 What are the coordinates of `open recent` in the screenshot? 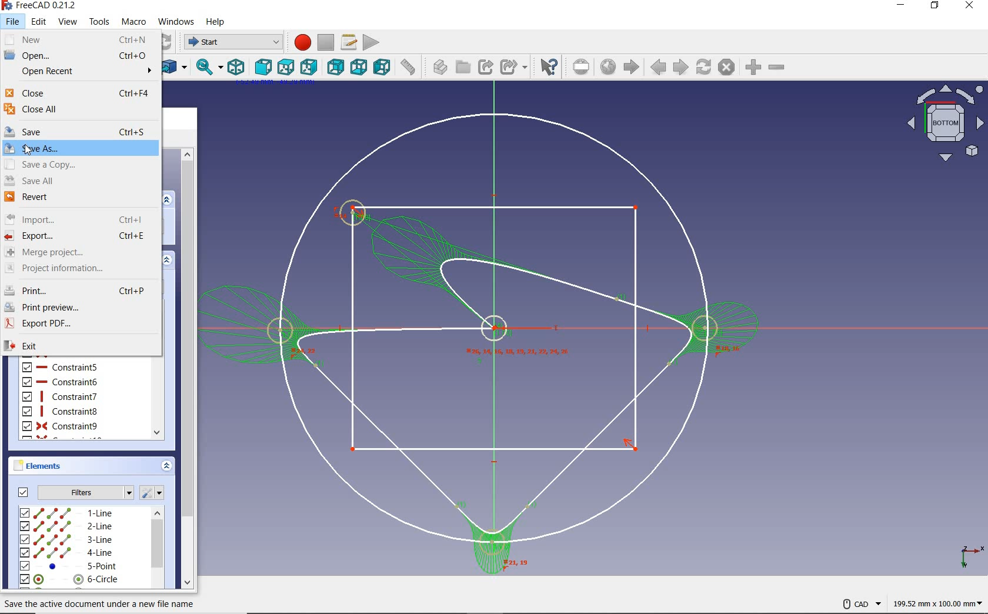 It's located at (78, 72).